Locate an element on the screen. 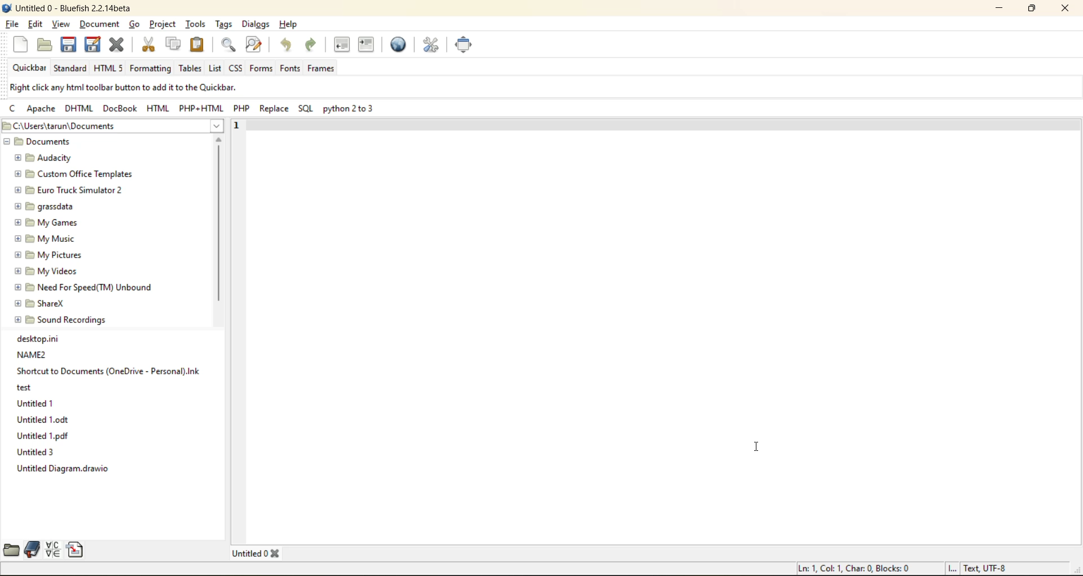 The height and width of the screenshot is (576, 1083). find is located at coordinates (231, 46).